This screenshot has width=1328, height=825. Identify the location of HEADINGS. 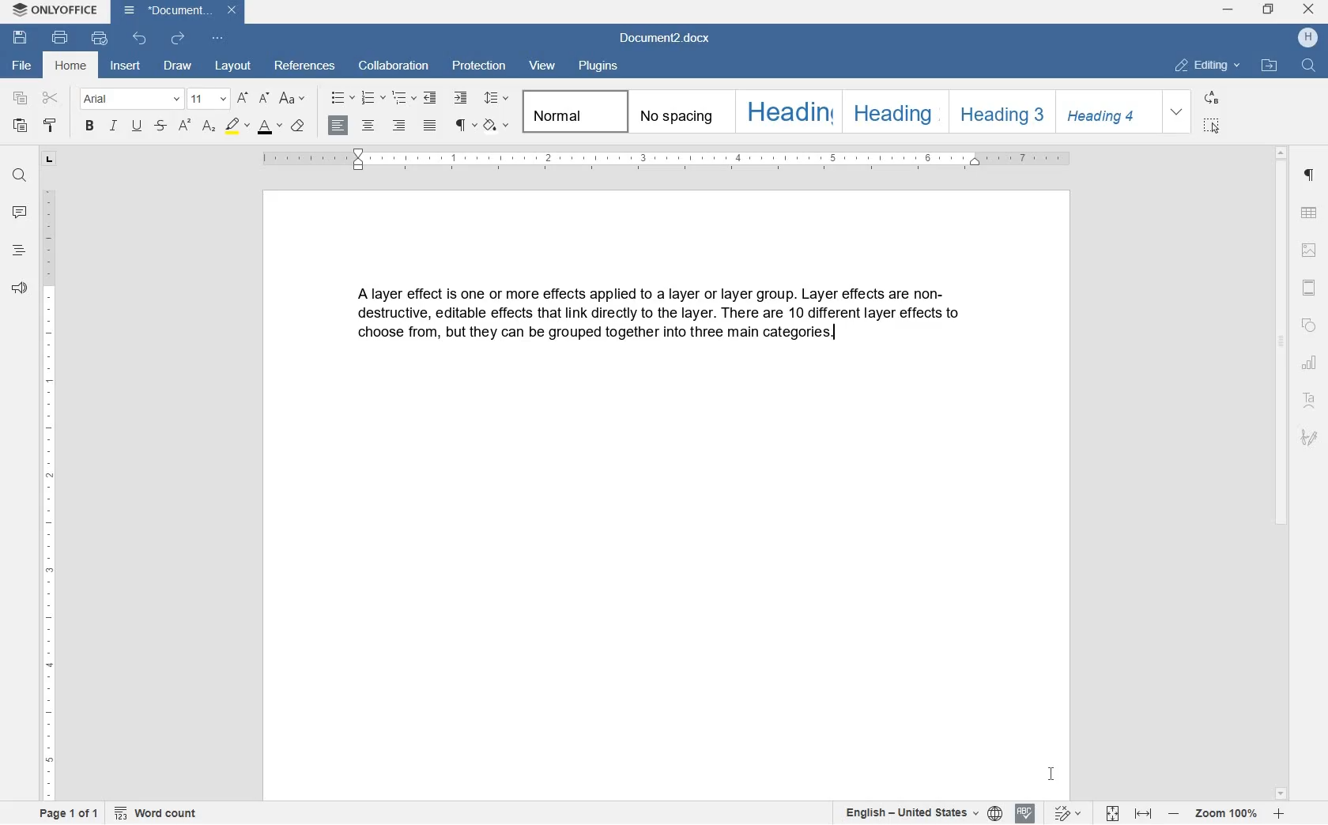
(17, 251).